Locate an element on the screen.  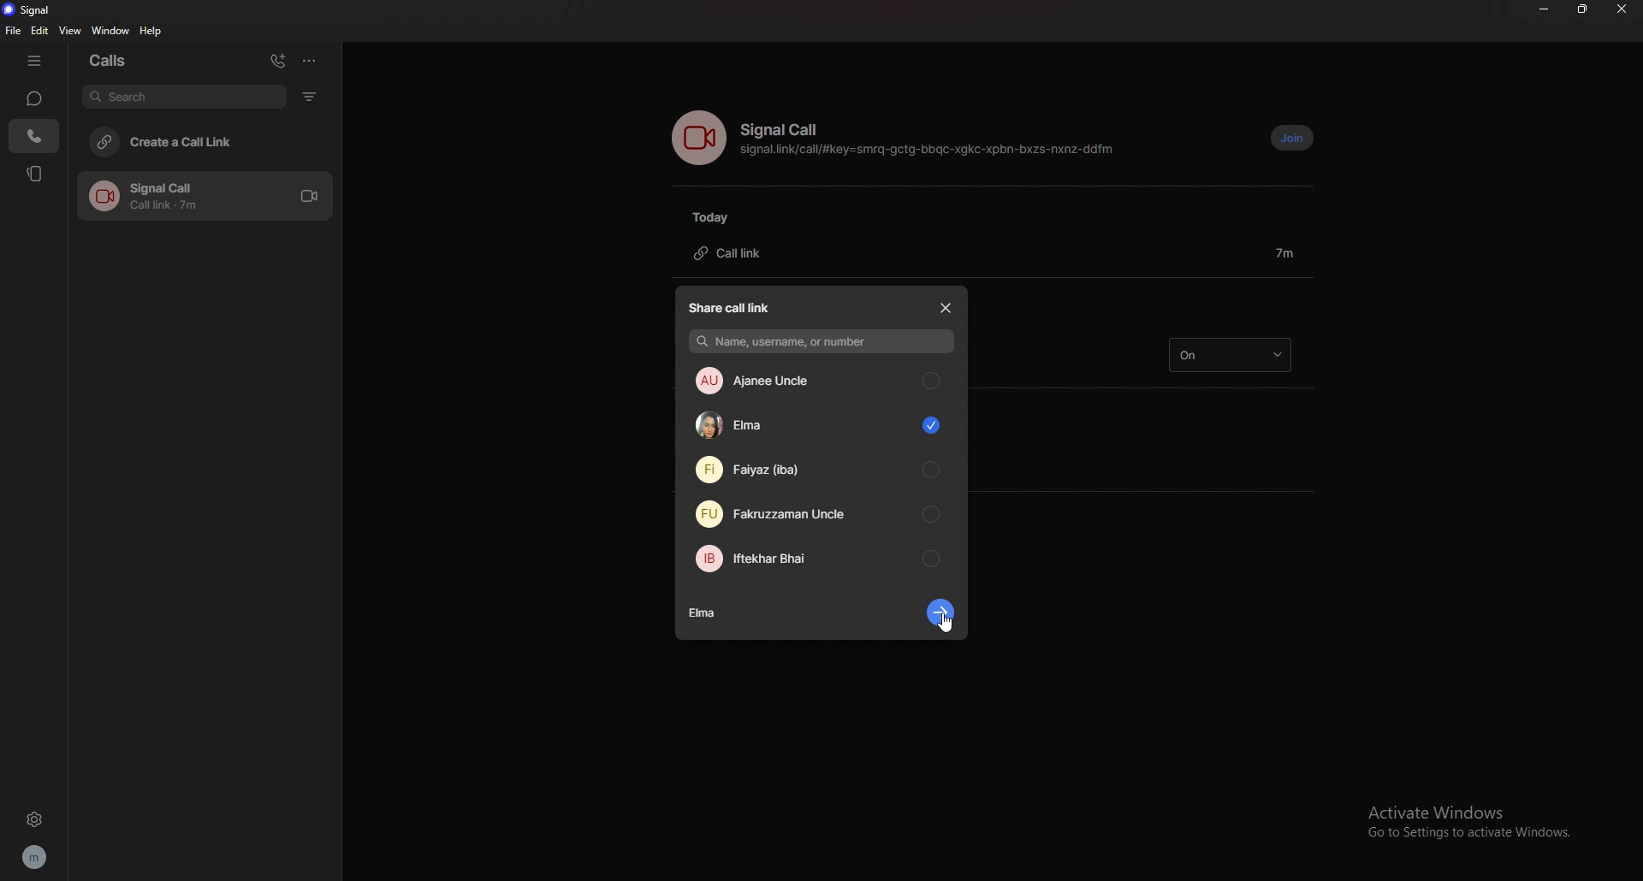
filter is located at coordinates (309, 97).